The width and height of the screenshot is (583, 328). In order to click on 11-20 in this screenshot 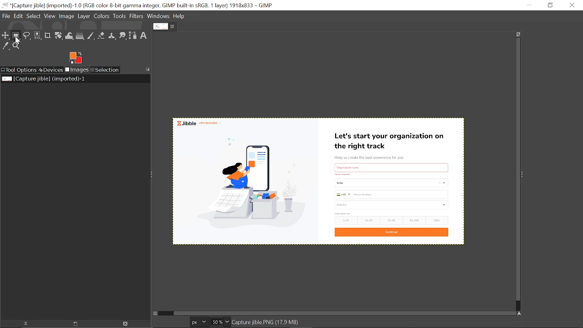, I will do `click(368, 220)`.